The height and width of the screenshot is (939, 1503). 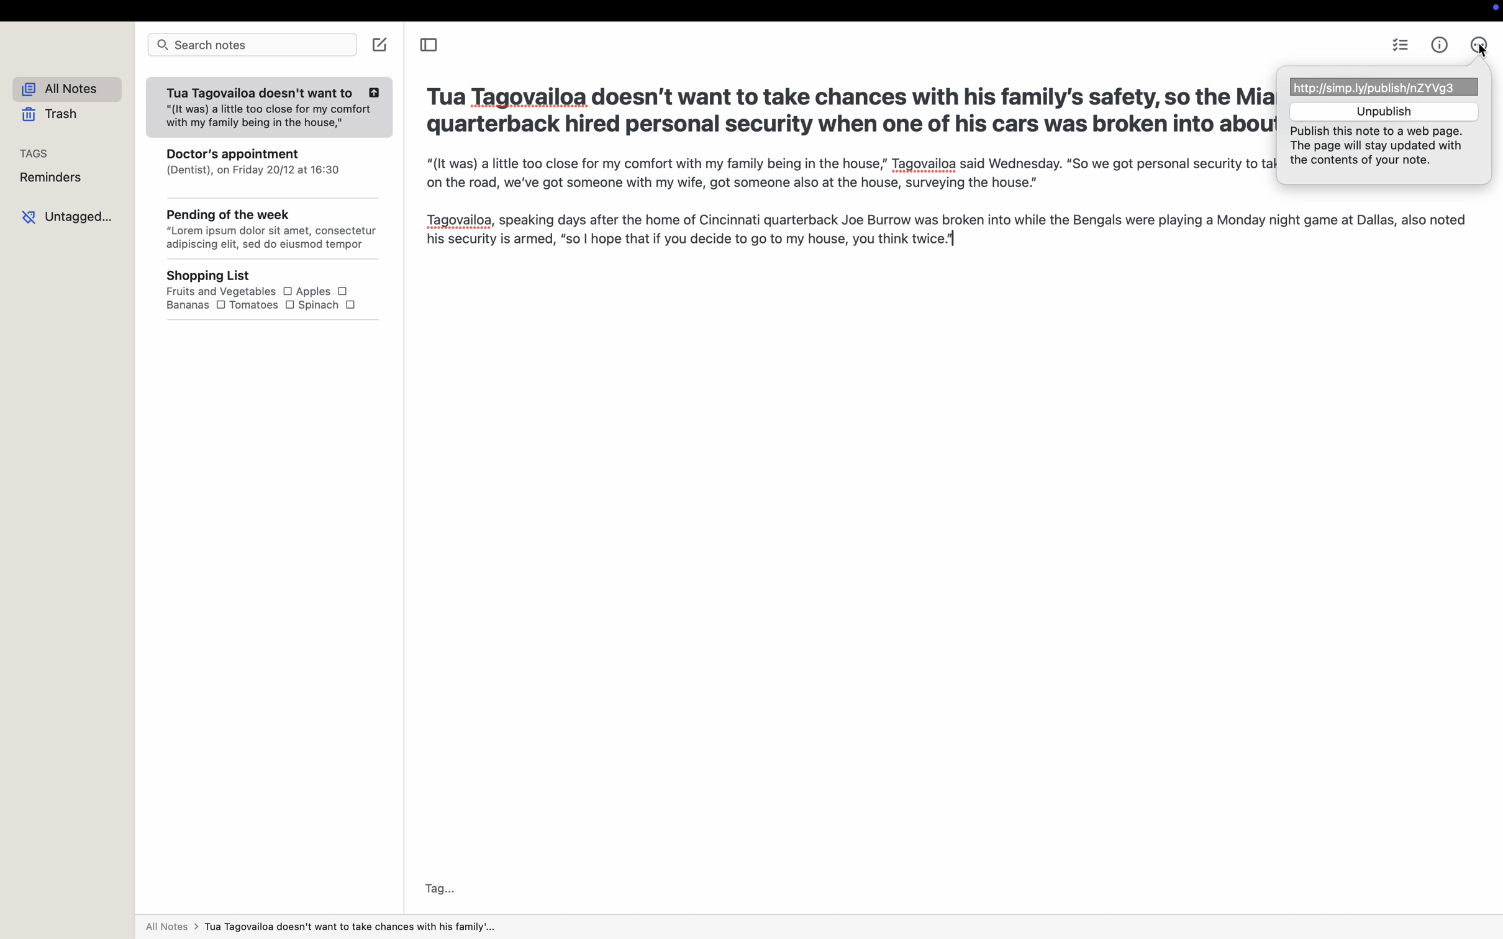 I want to click on search bar, so click(x=252, y=45).